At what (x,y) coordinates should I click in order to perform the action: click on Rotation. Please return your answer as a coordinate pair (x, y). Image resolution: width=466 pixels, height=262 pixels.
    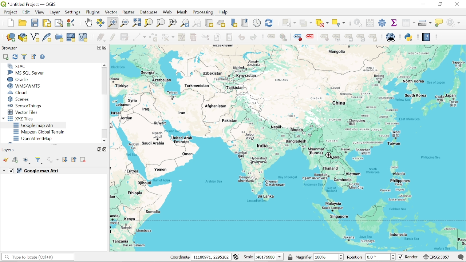
    Looking at the image, I should click on (378, 257).